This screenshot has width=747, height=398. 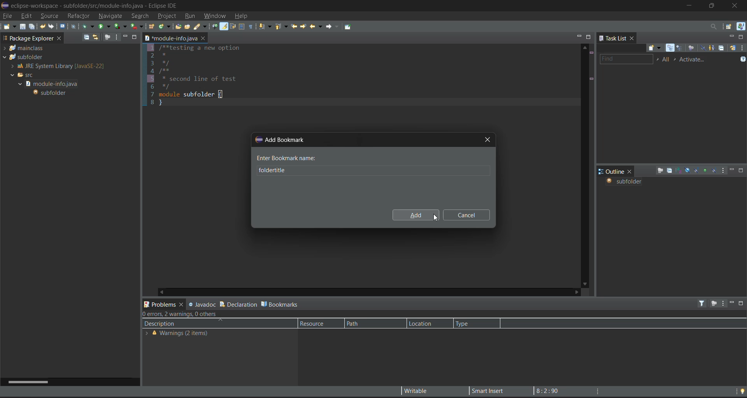 I want to click on java, so click(x=741, y=27).